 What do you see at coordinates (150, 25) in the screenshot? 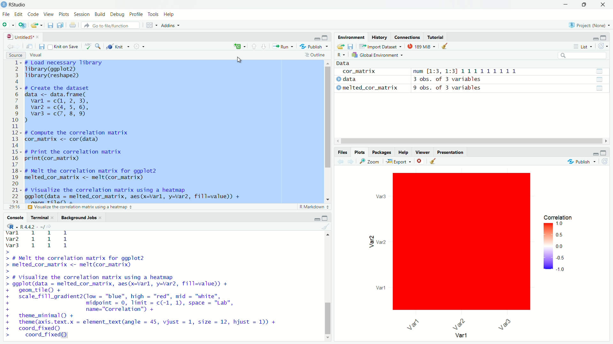
I see `workspace panes` at bounding box center [150, 25].